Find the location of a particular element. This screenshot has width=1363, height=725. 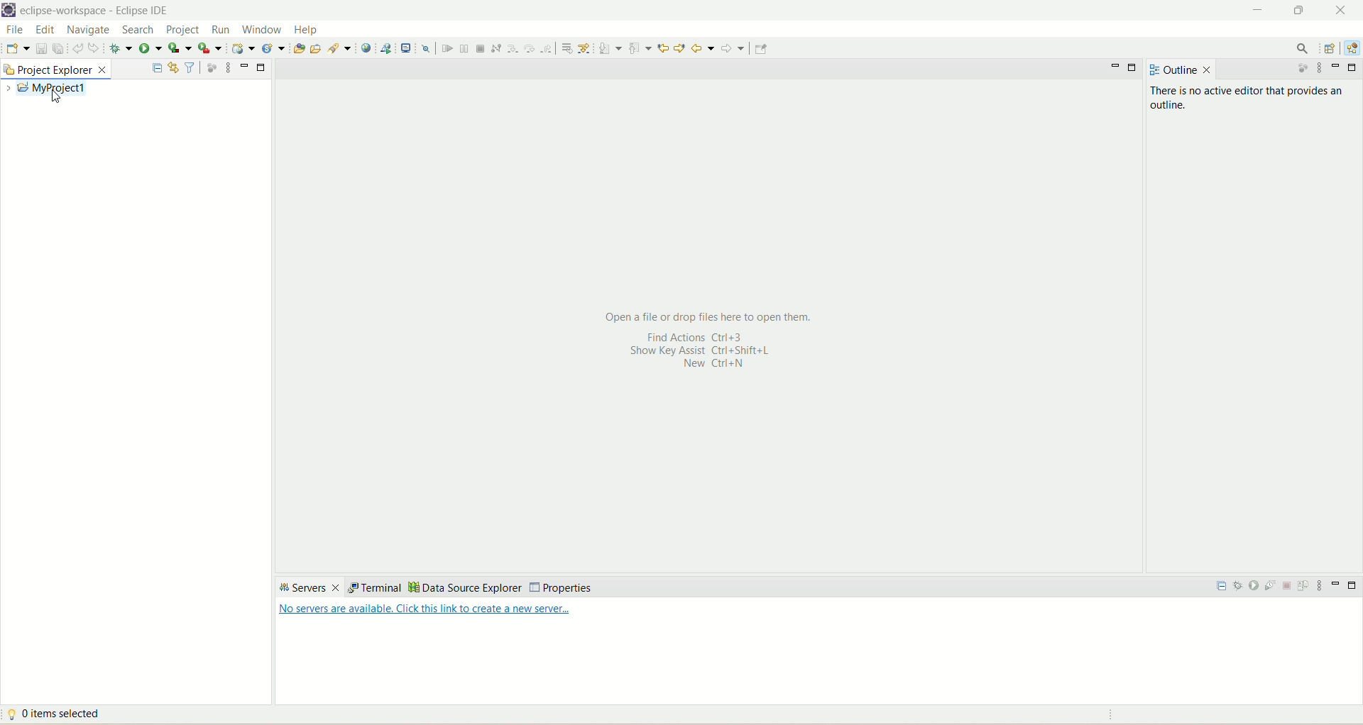

navigate is located at coordinates (89, 31).